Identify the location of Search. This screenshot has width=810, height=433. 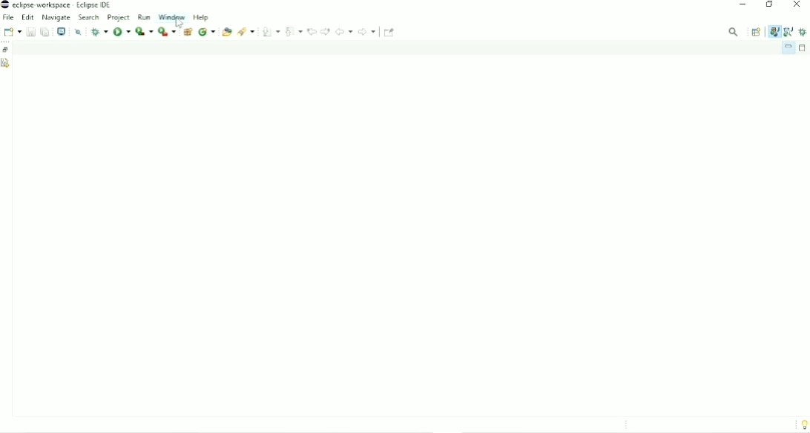
(247, 32).